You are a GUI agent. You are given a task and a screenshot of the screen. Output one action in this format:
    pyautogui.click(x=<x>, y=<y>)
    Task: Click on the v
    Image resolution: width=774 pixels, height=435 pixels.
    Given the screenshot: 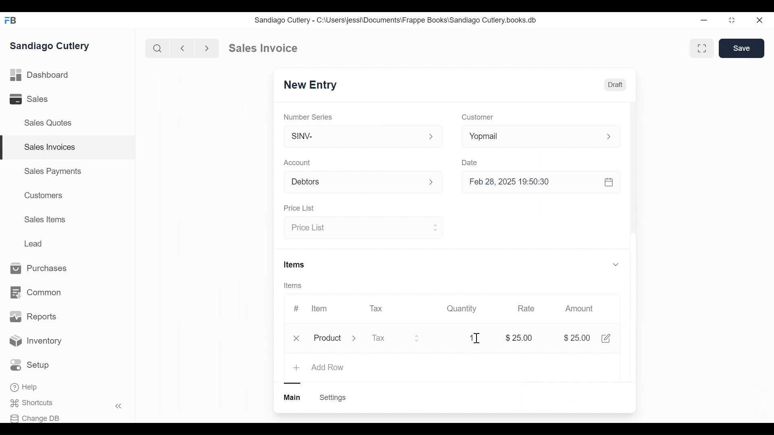 What is the action you would take?
    pyautogui.click(x=616, y=265)
    